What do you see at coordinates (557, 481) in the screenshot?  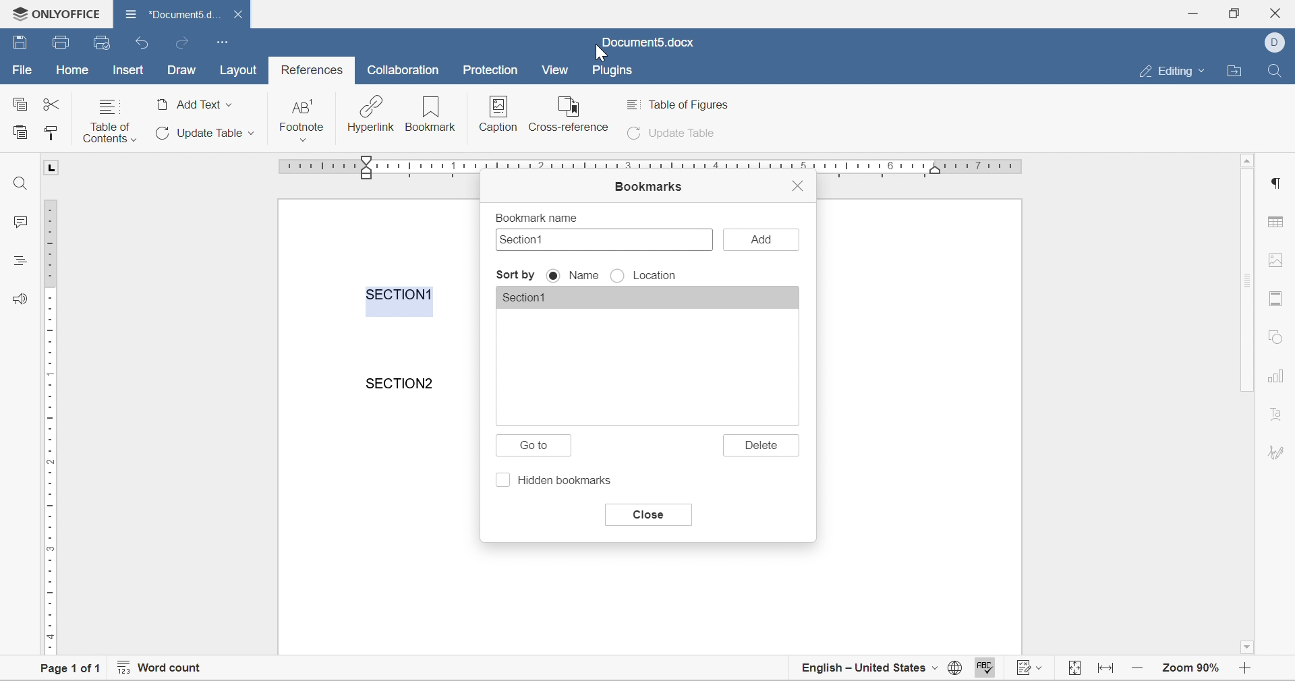 I see `hidden bookmarks` at bounding box center [557, 481].